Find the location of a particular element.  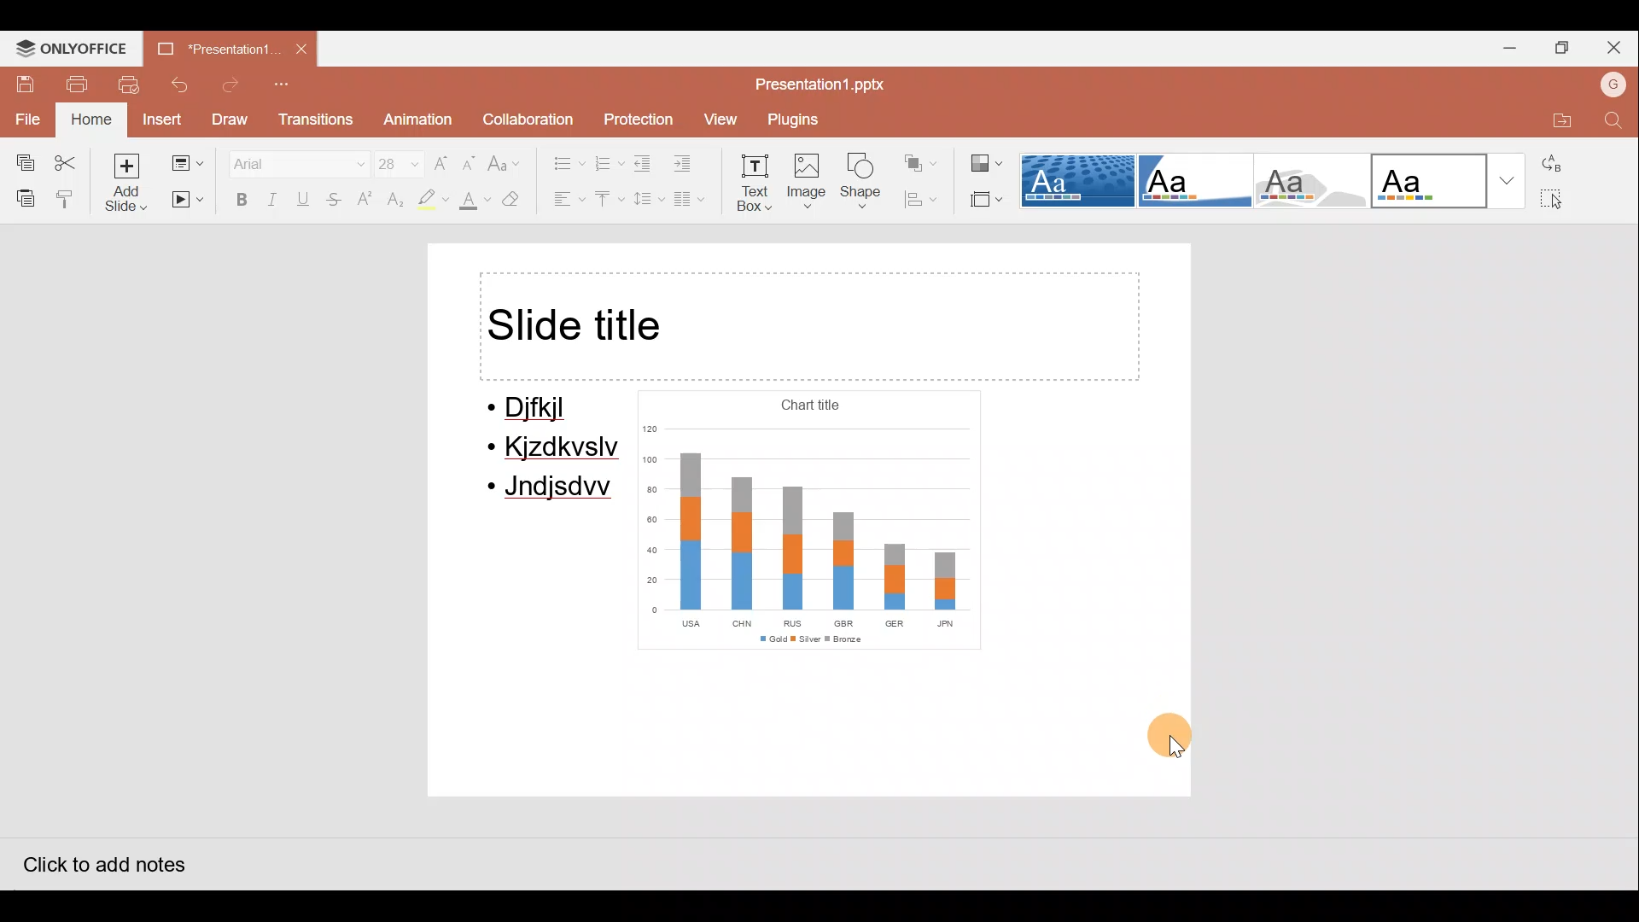

Document name is located at coordinates (209, 45).